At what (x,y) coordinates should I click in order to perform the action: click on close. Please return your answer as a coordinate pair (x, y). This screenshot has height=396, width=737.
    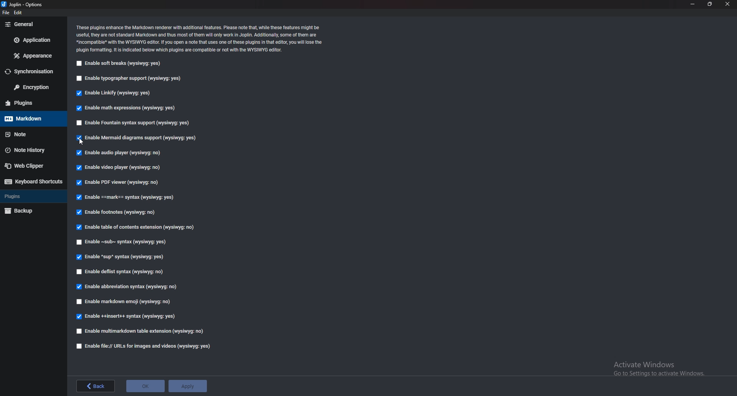
    Looking at the image, I should click on (728, 3).